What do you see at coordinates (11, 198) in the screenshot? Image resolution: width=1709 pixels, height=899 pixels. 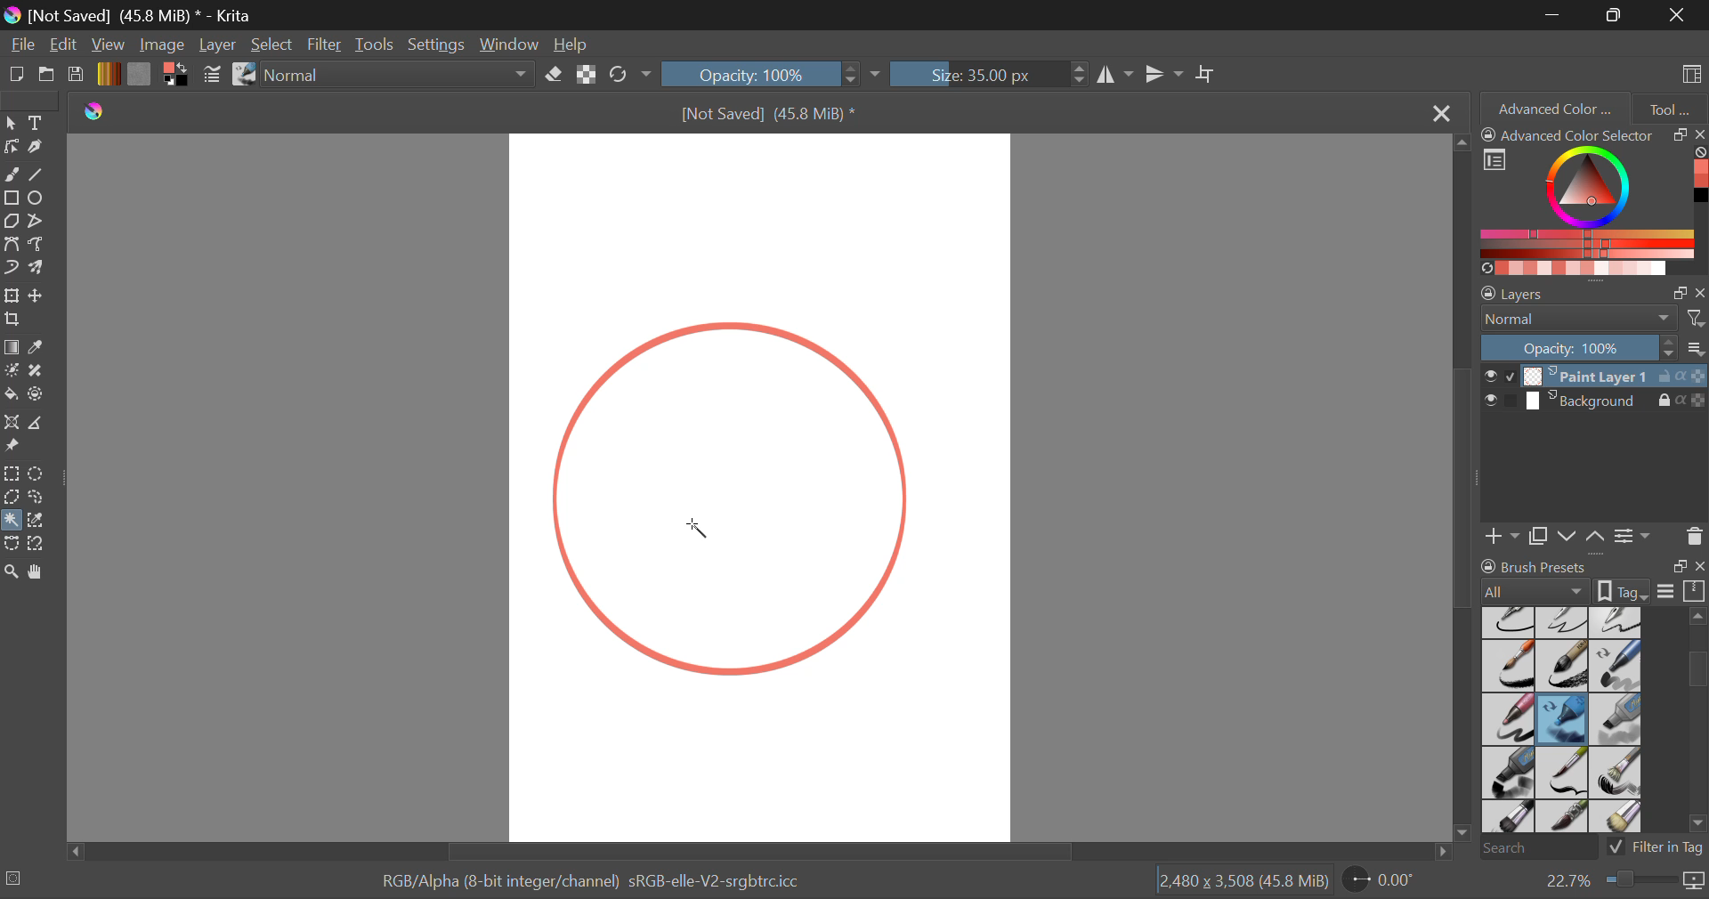 I see `Rectangle` at bounding box center [11, 198].